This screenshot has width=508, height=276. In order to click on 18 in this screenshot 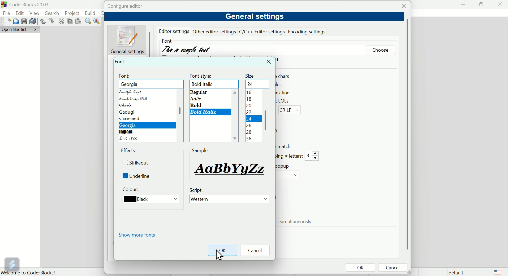, I will do `click(251, 99)`.